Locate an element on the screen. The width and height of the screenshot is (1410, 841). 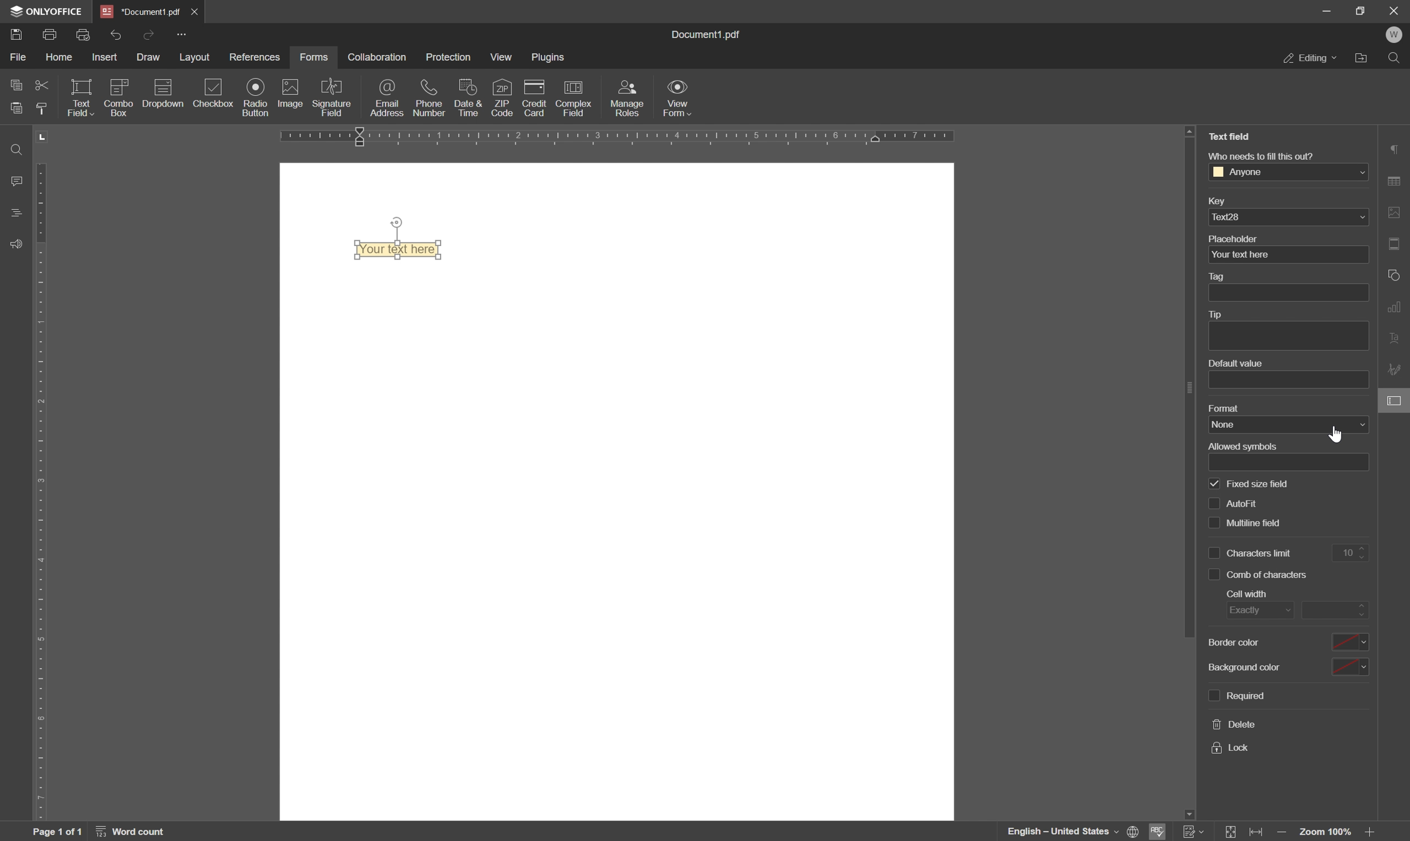
tag is located at coordinates (1215, 276).